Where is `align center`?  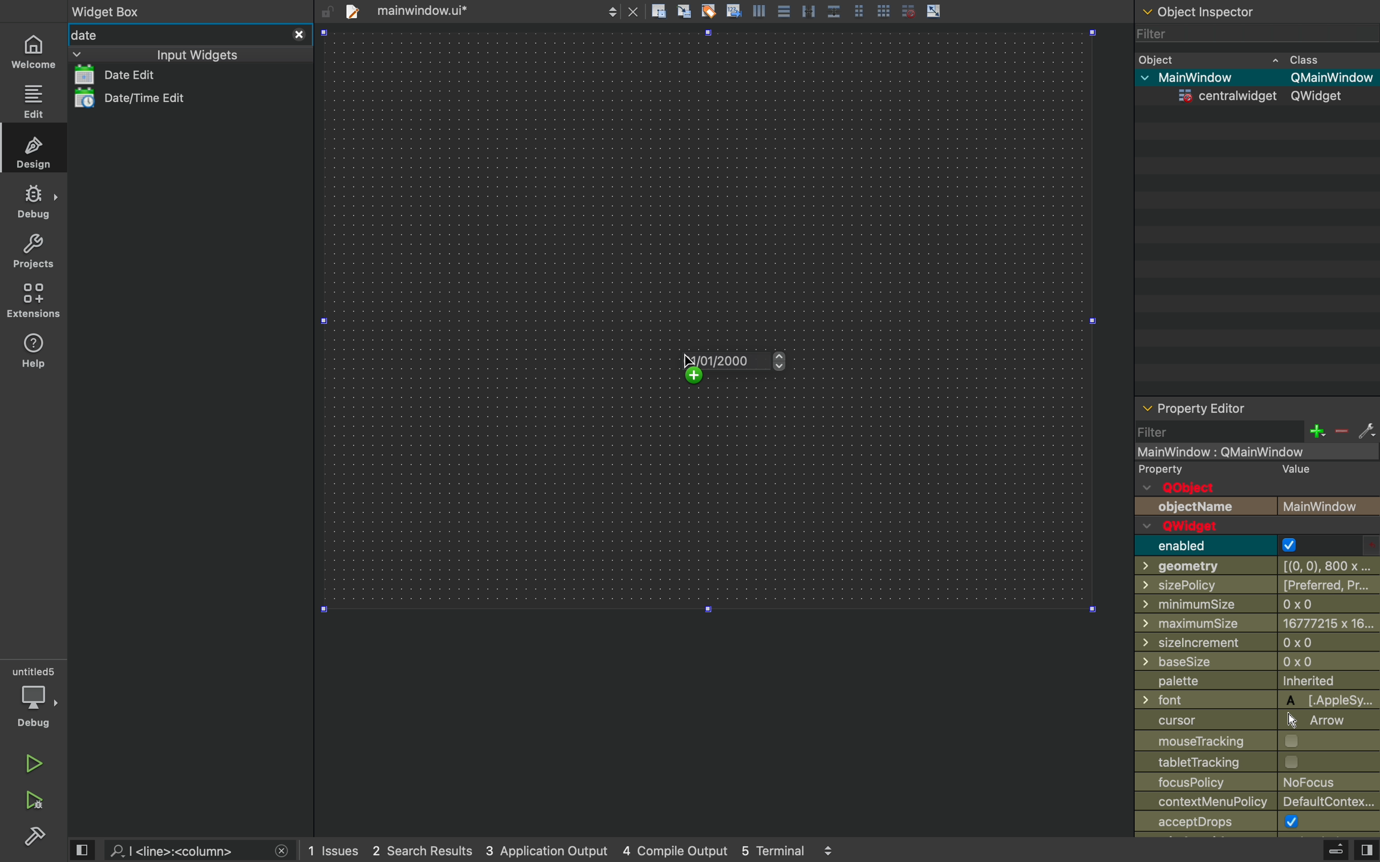 align center is located at coordinates (784, 10).